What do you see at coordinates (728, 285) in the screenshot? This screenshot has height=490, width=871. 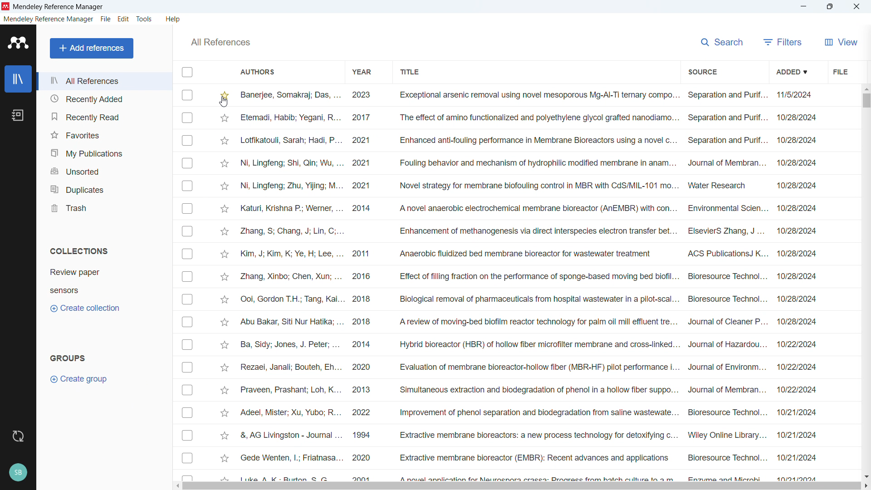 I see `Source of individual entries ` at bounding box center [728, 285].